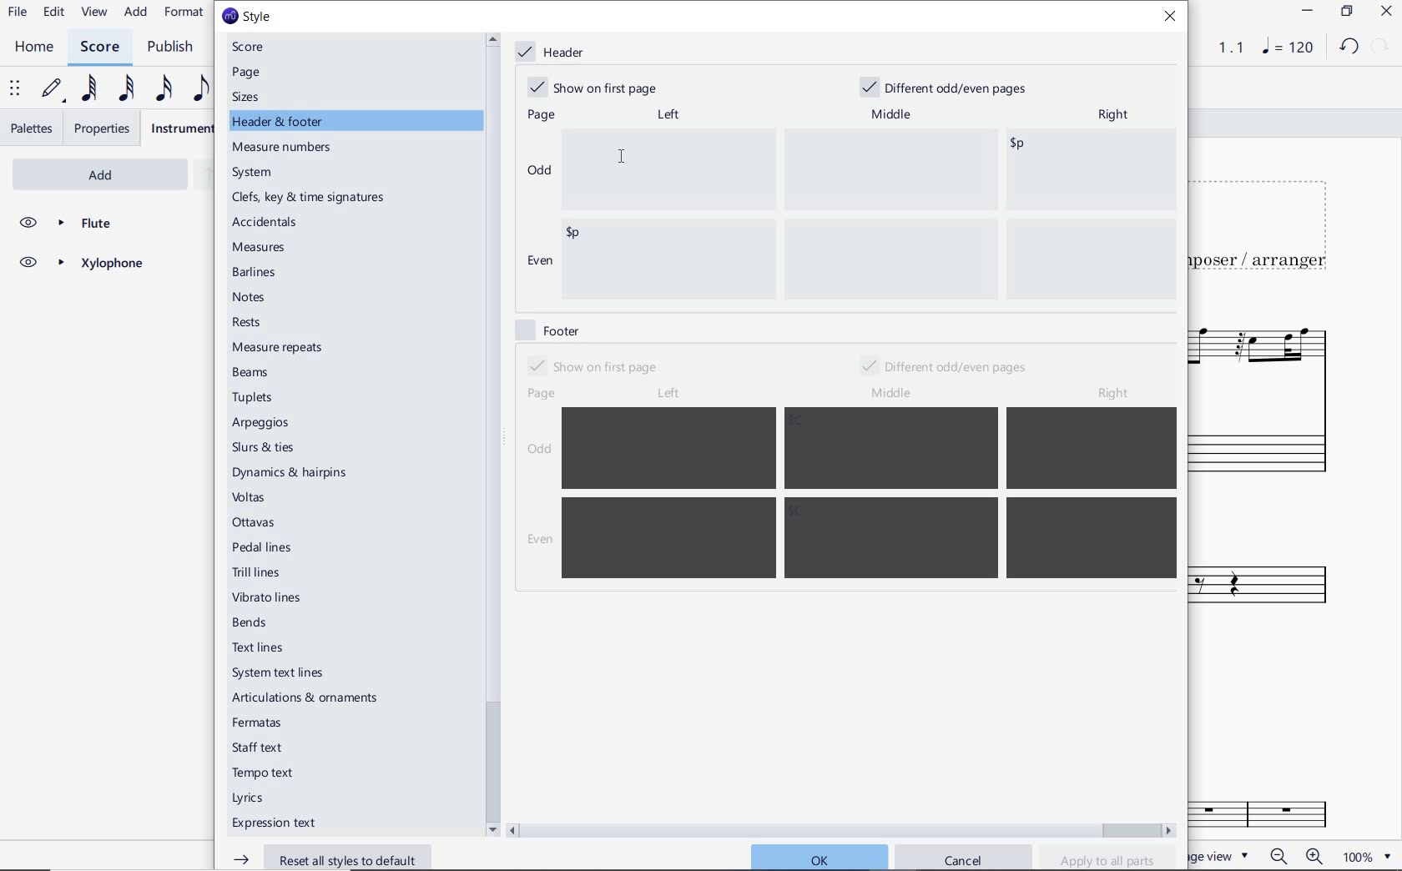  What do you see at coordinates (255, 723) in the screenshot?
I see `fermatas` at bounding box center [255, 723].